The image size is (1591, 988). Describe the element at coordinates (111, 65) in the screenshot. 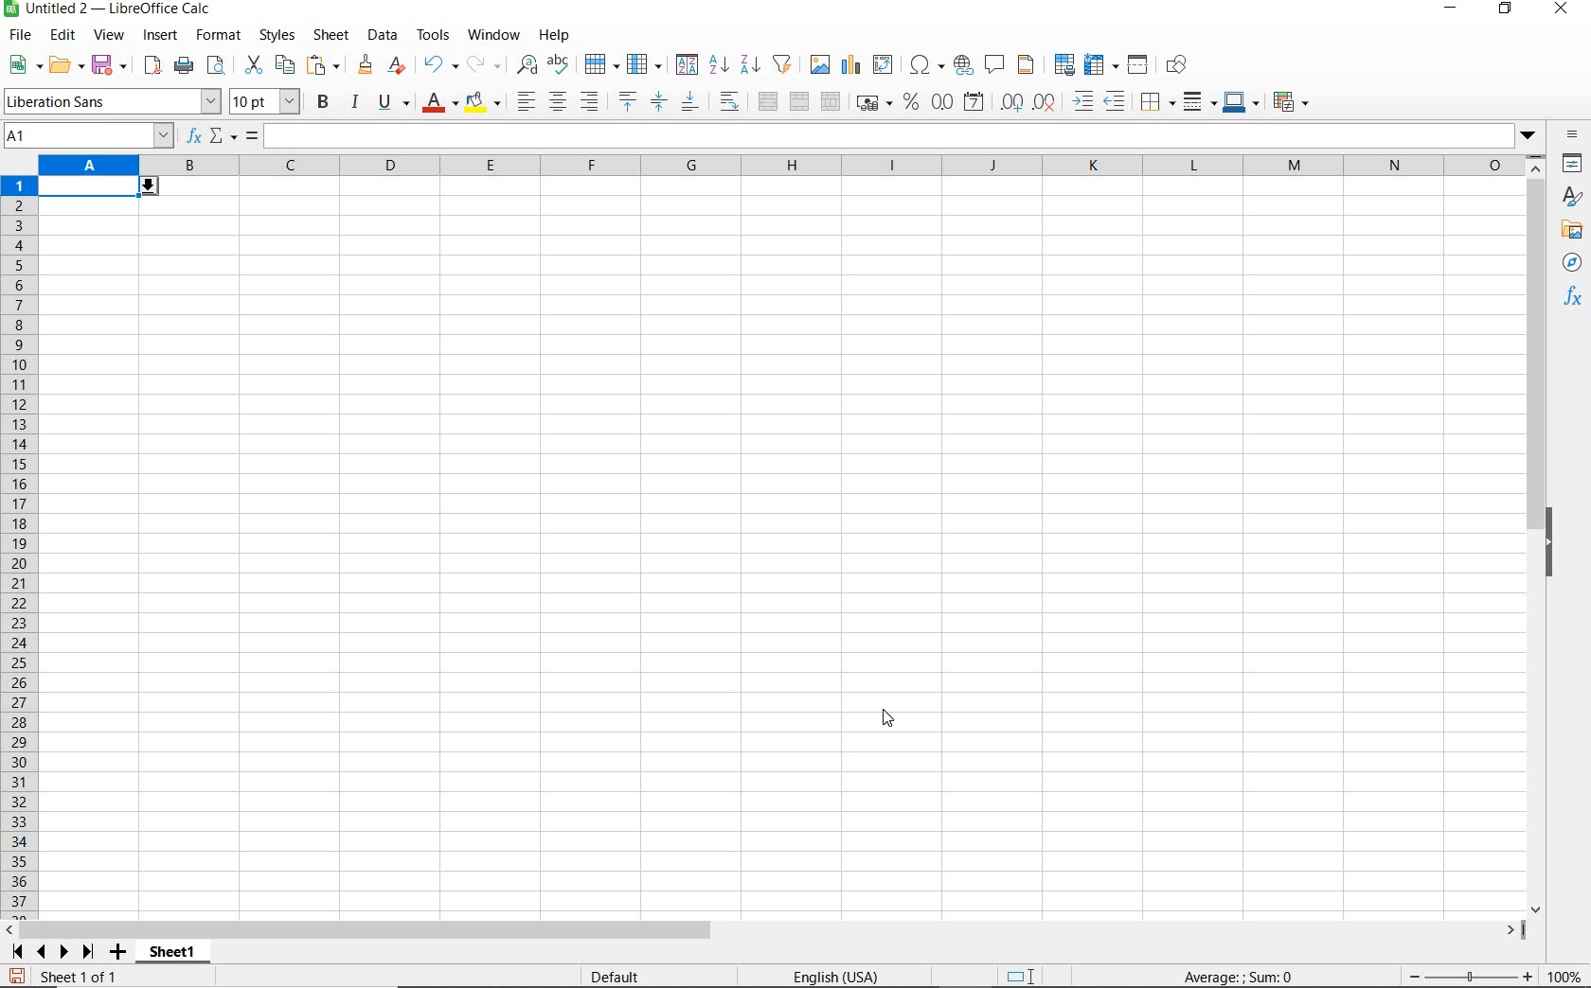

I see `save` at that location.